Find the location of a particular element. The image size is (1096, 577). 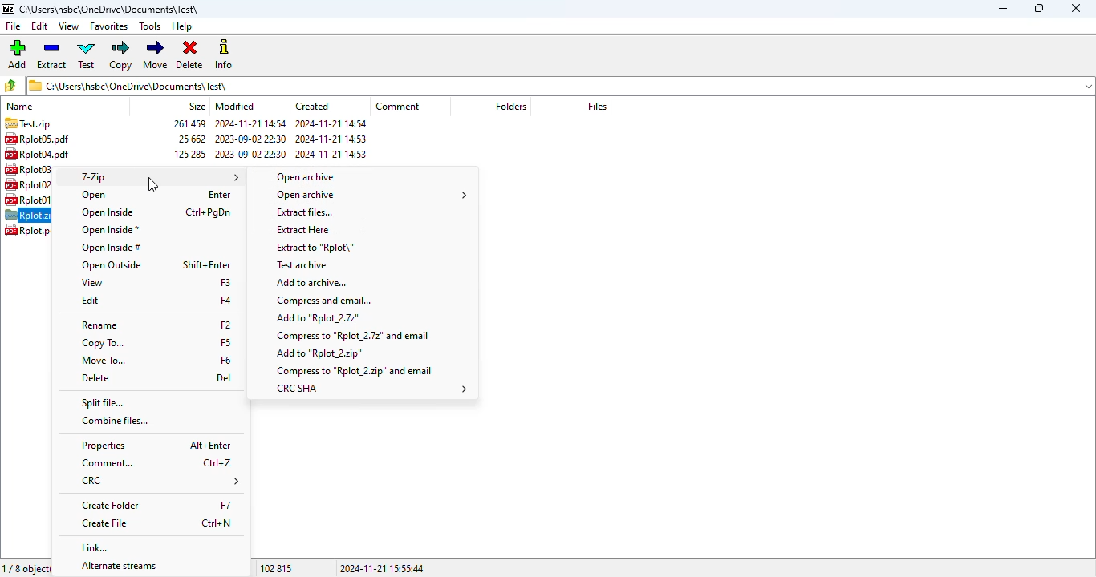

split file is located at coordinates (104, 401).